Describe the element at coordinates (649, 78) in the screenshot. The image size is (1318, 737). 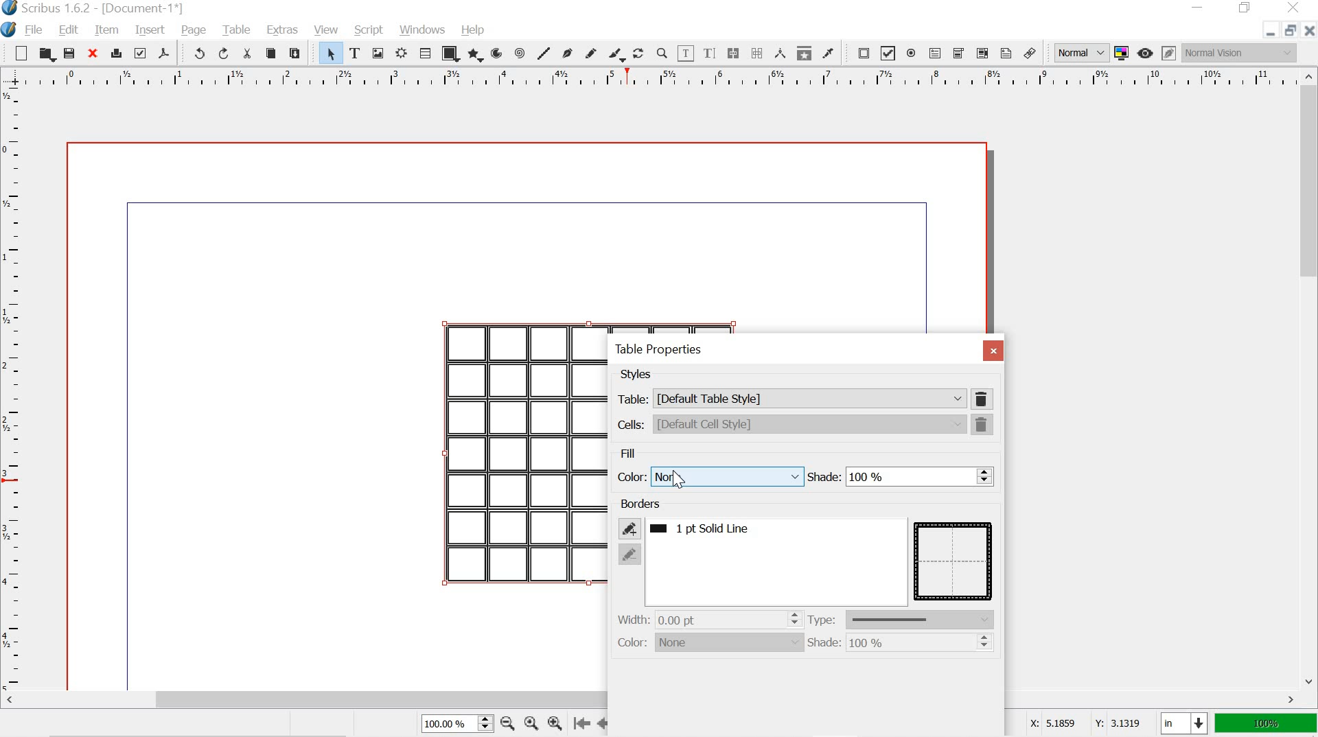
I see `ruler` at that location.